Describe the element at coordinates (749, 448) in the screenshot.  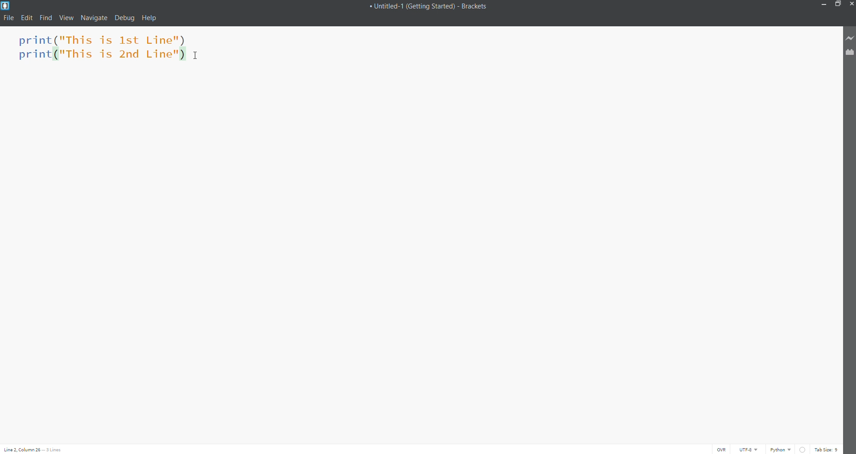
I see `Select the Encoding` at that location.